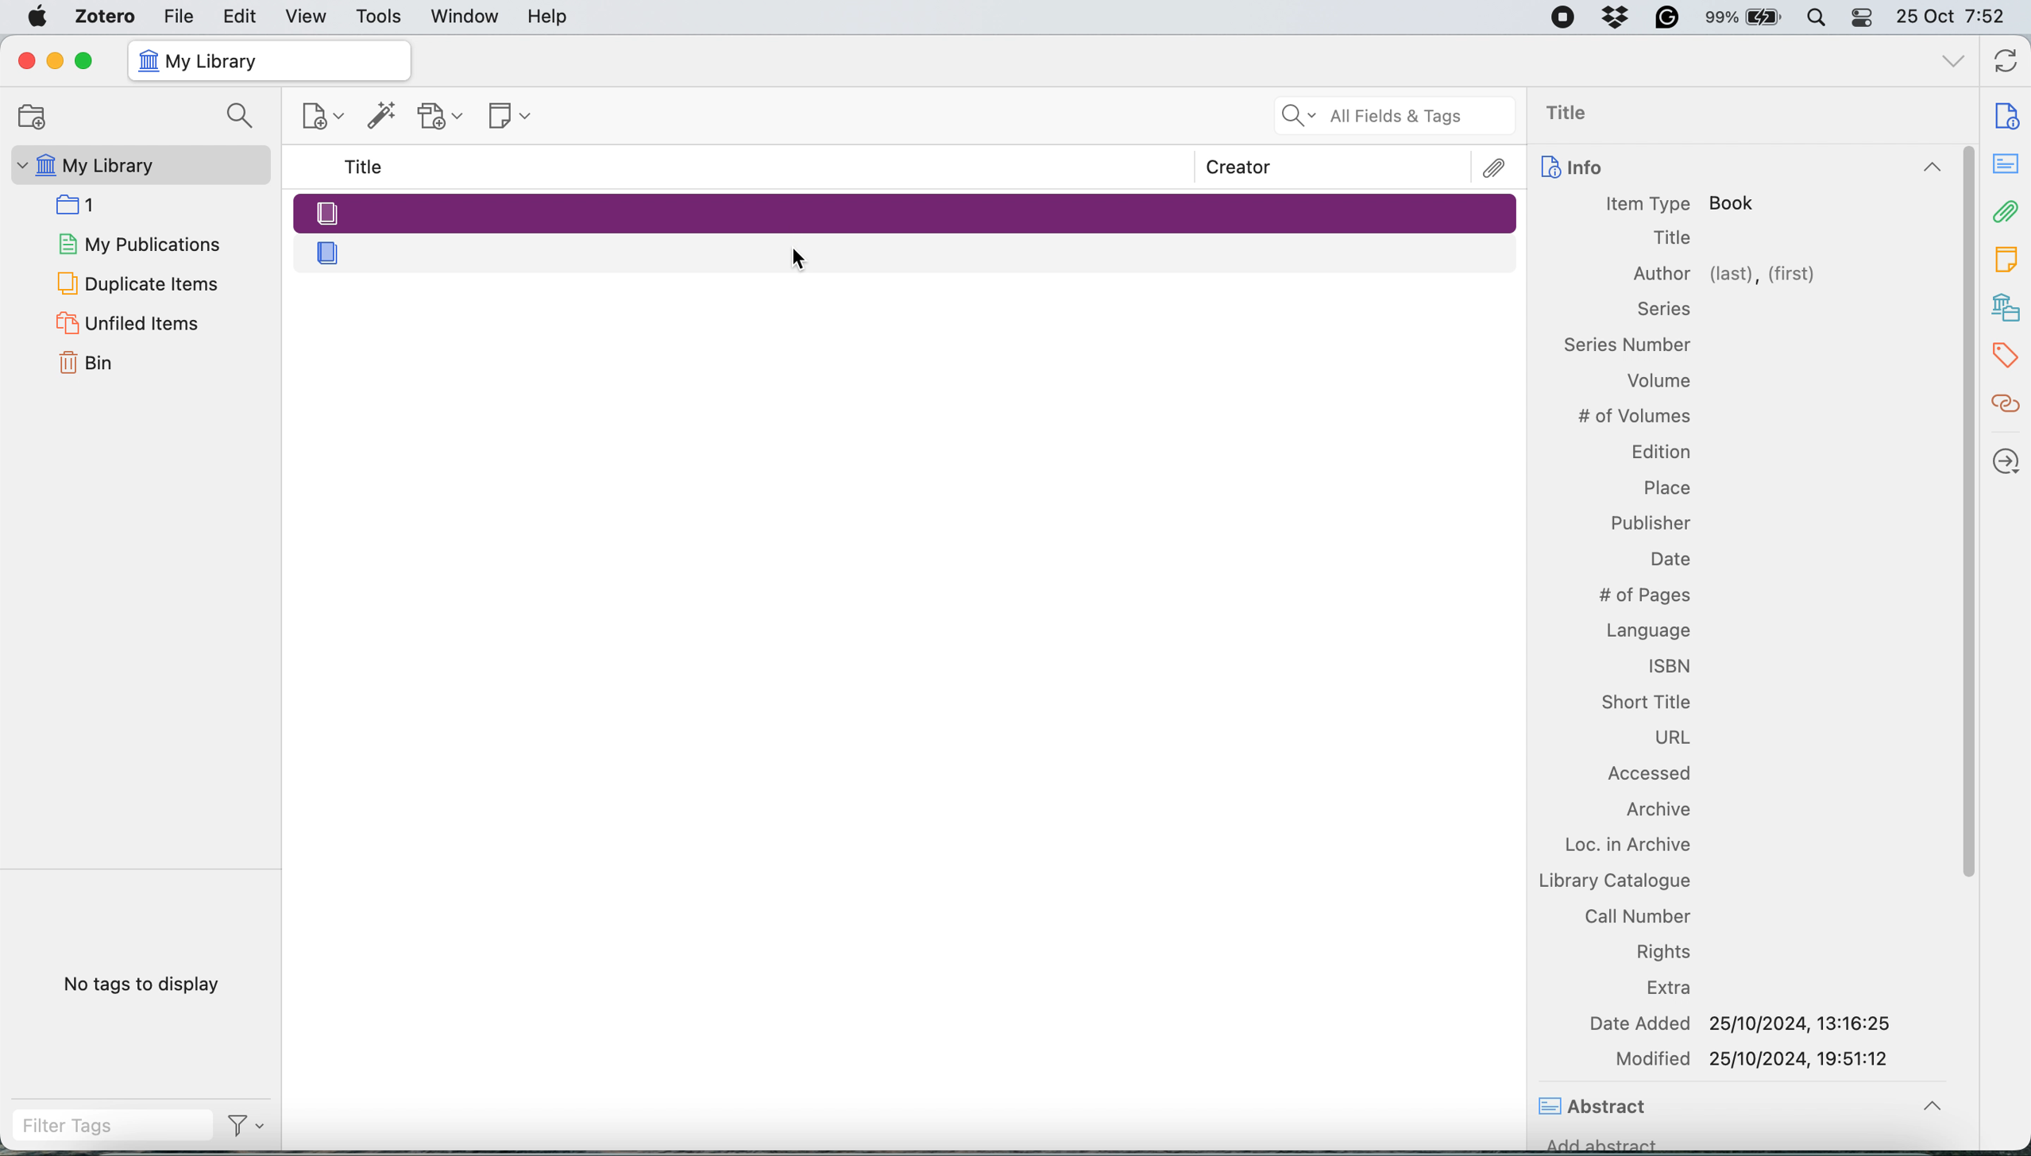 The height and width of the screenshot is (1156, 2031). Describe the element at coordinates (1668, 559) in the screenshot. I see `Date` at that location.